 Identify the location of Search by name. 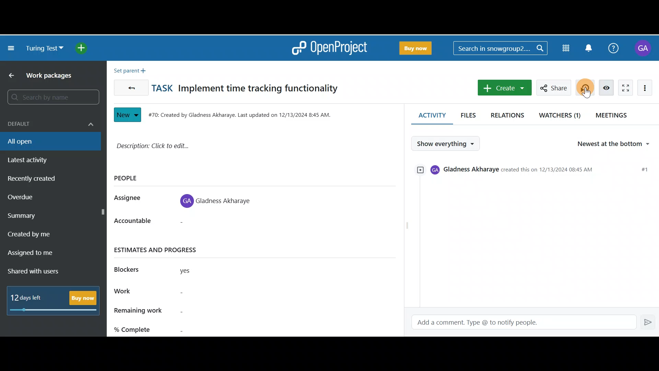
(51, 98).